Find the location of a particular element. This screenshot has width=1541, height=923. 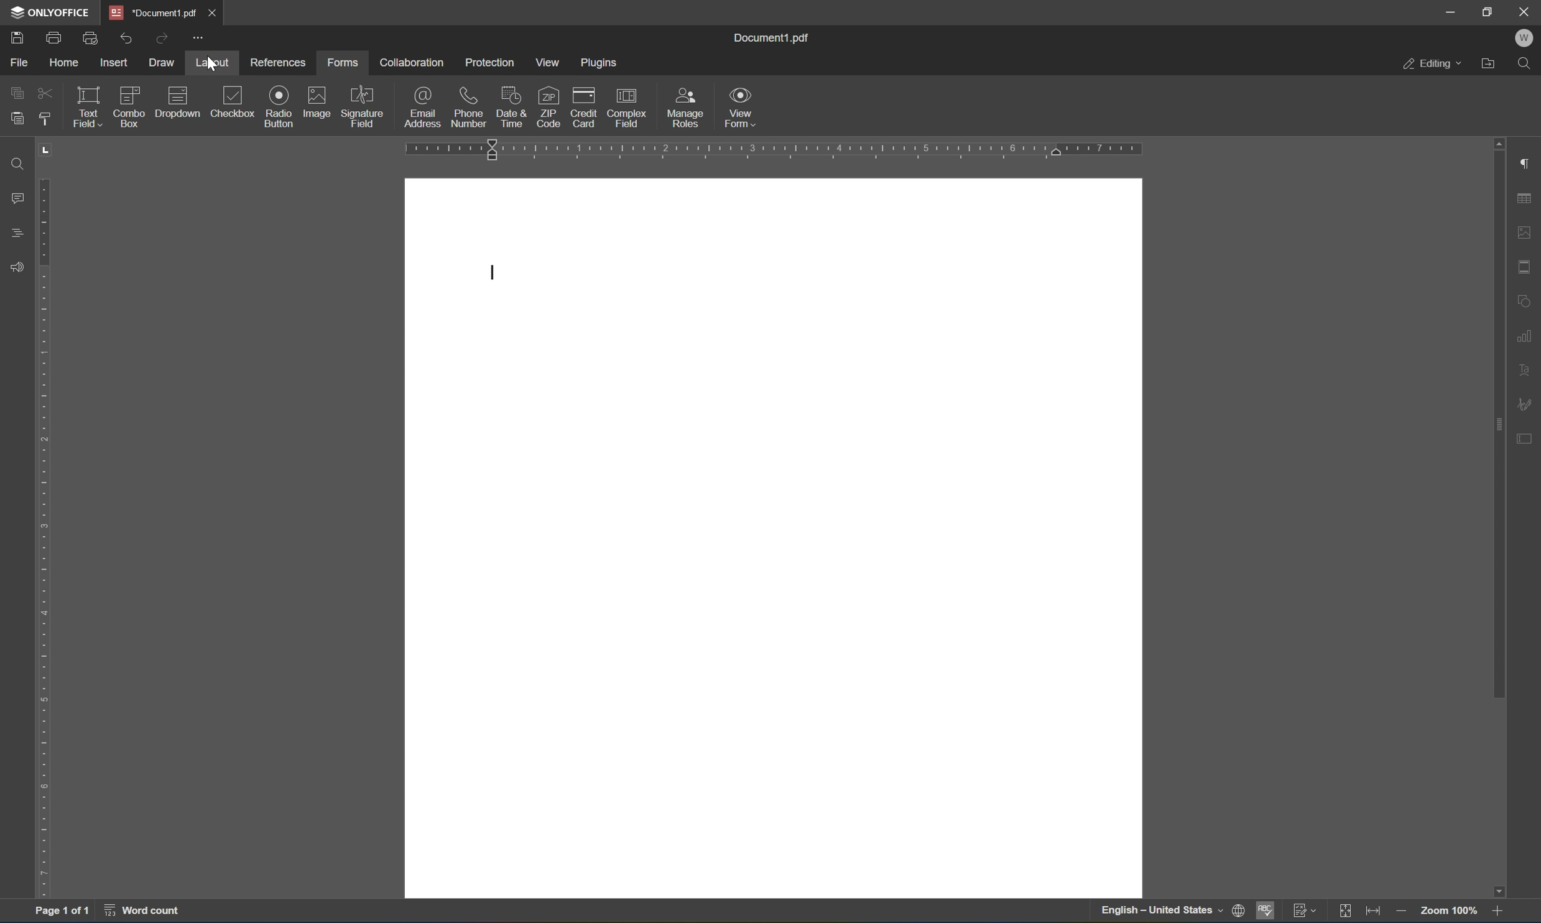

header & footer settings is located at coordinates (1525, 267).